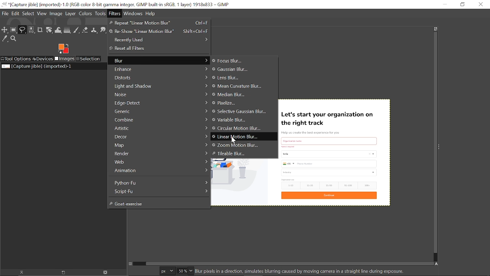  Describe the element at coordinates (151, 14) in the screenshot. I see `Help` at that location.